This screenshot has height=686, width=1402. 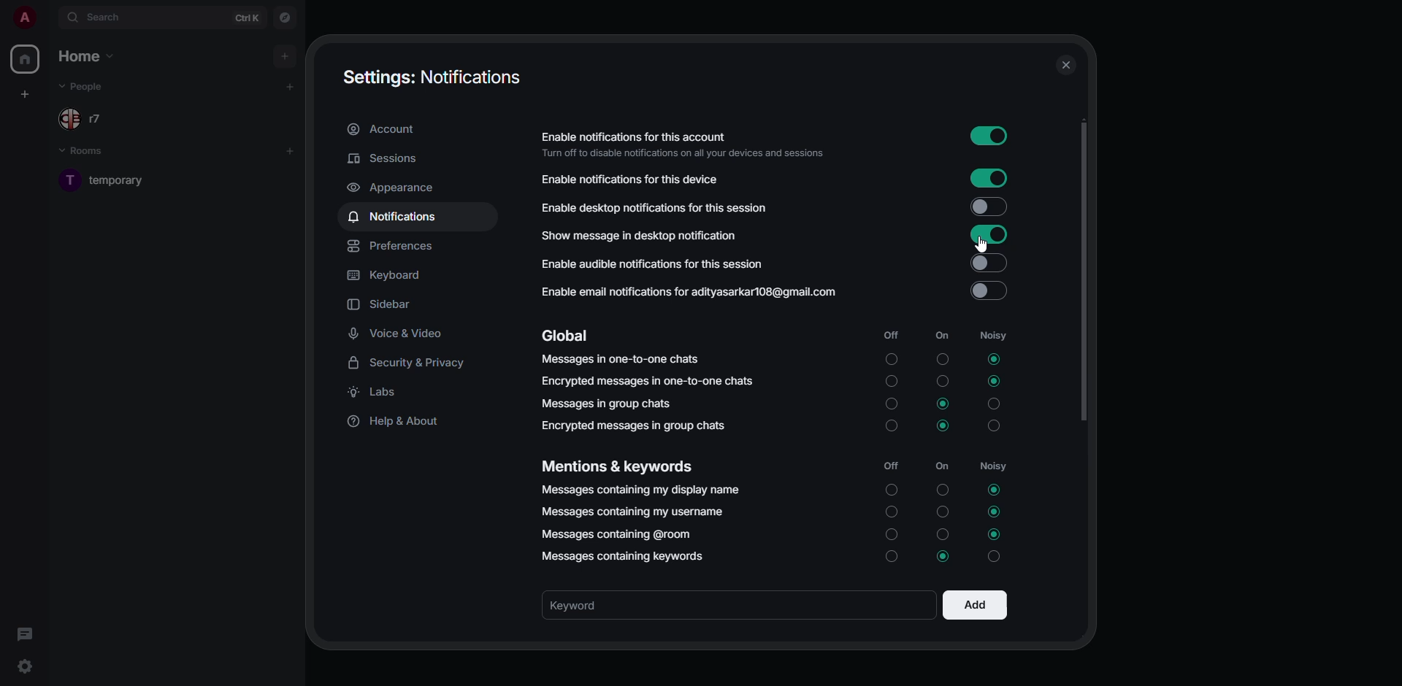 What do you see at coordinates (938, 489) in the screenshot?
I see `turn off` at bounding box center [938, 489].